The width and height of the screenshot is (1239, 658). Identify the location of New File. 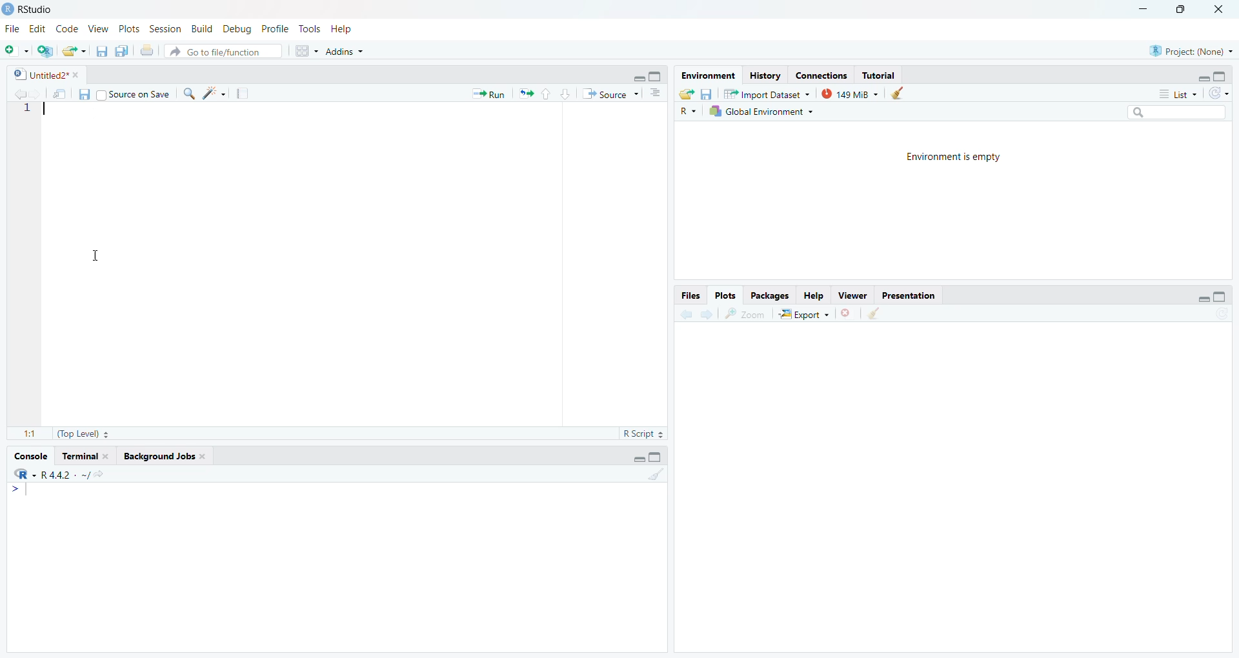
(15, 53).